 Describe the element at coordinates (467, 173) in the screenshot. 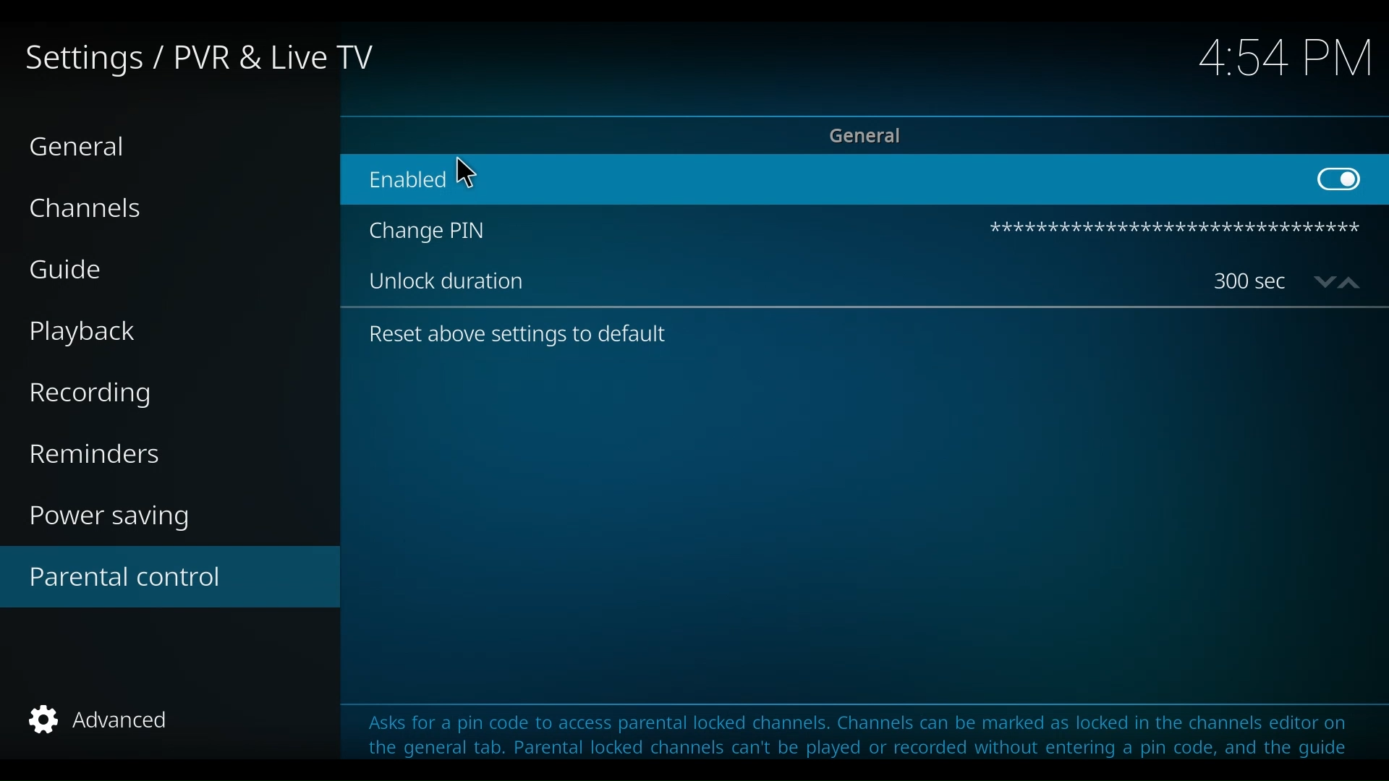

I see `cursor` at that location.